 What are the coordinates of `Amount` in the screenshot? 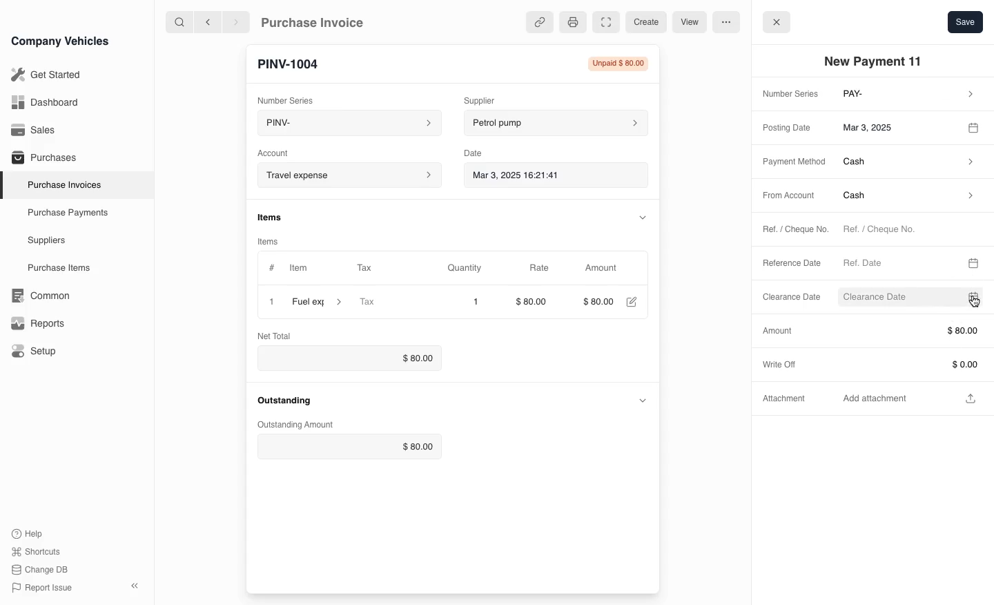 It's located at (603, 268).